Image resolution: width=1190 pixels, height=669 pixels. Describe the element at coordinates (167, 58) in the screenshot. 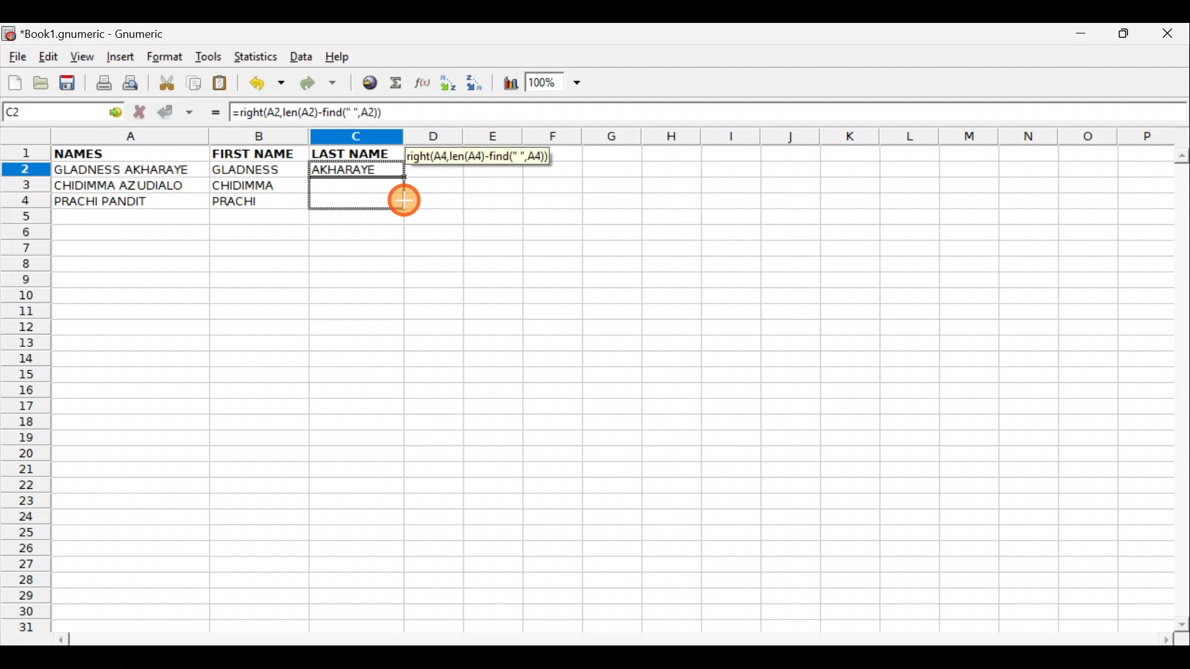

I see `Format` at that location.